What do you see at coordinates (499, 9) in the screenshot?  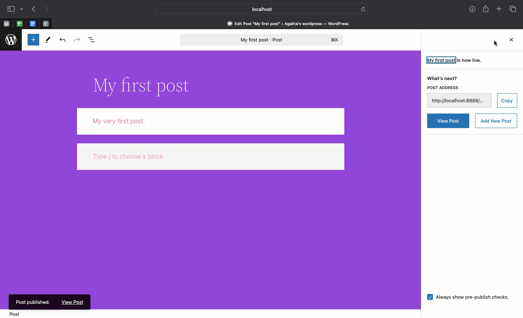 I see `Add new tab` at bounding box center [499, 9].